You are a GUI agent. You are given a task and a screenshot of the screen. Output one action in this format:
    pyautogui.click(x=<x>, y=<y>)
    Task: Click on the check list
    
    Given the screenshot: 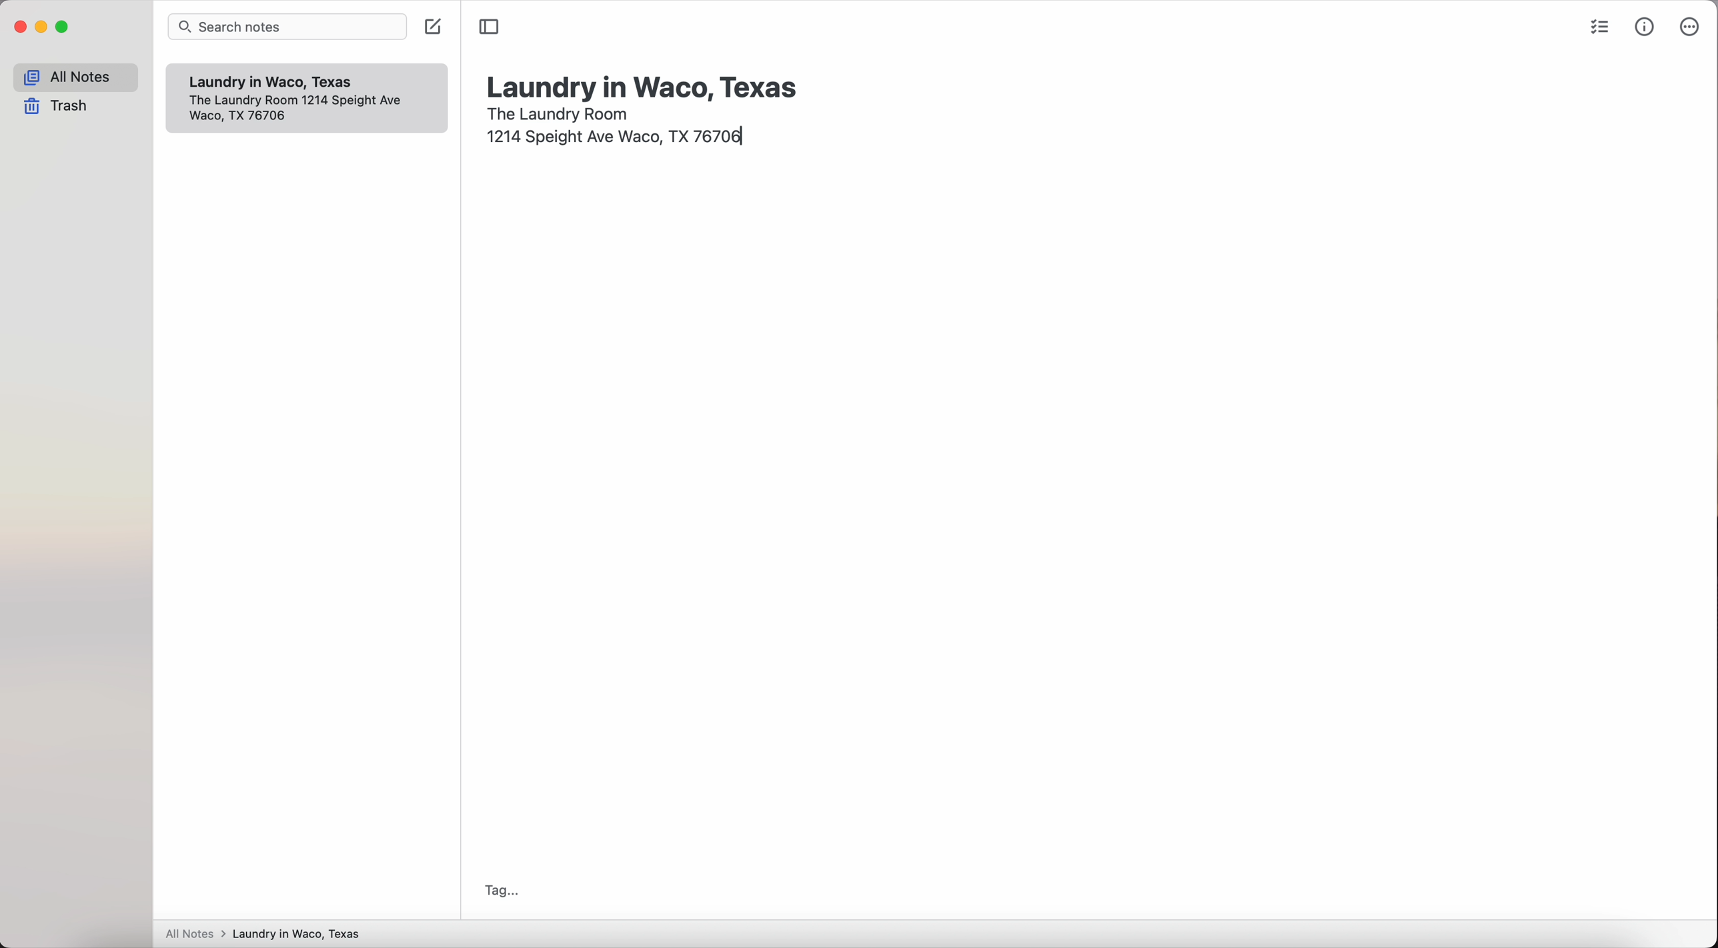 What is the action you would take?
    pyautogui.click(x=1597, y=29)
    